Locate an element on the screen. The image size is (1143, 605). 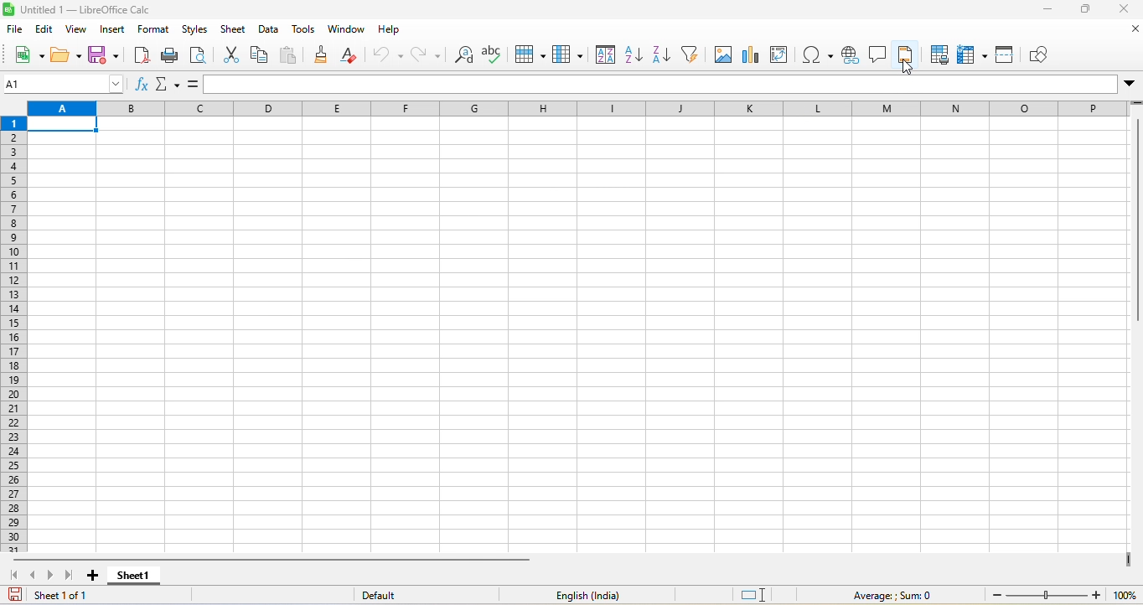
close is located at coordinates (1121, 12).